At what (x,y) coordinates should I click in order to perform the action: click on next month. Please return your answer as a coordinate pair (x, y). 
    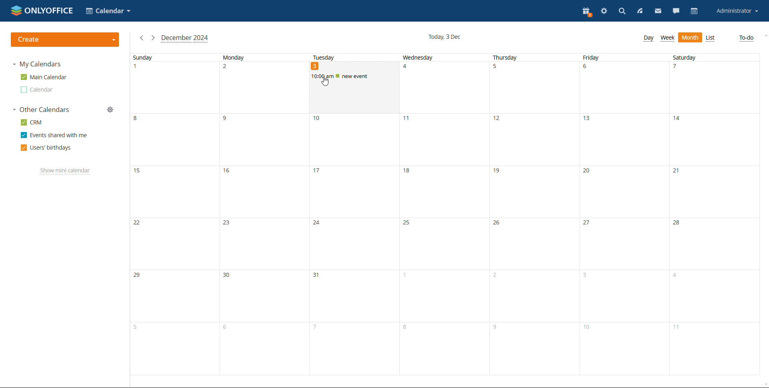
    Looking at the image, I should click on (153, 38).